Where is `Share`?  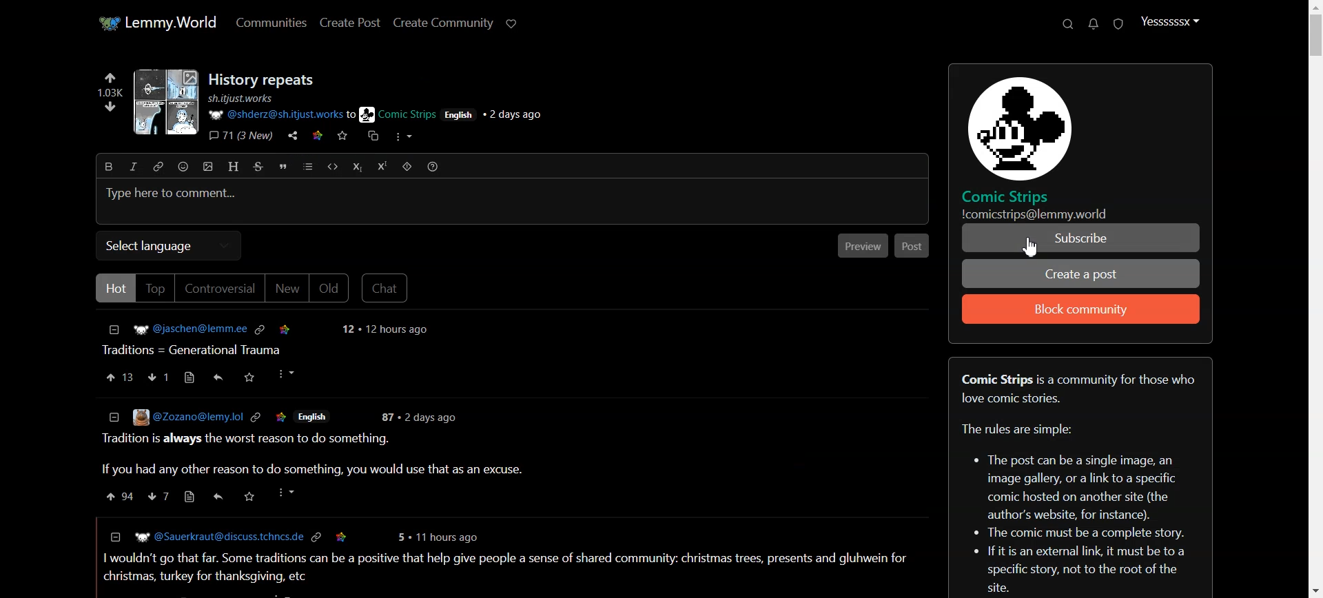 Share is located at coordinates (215, 496).